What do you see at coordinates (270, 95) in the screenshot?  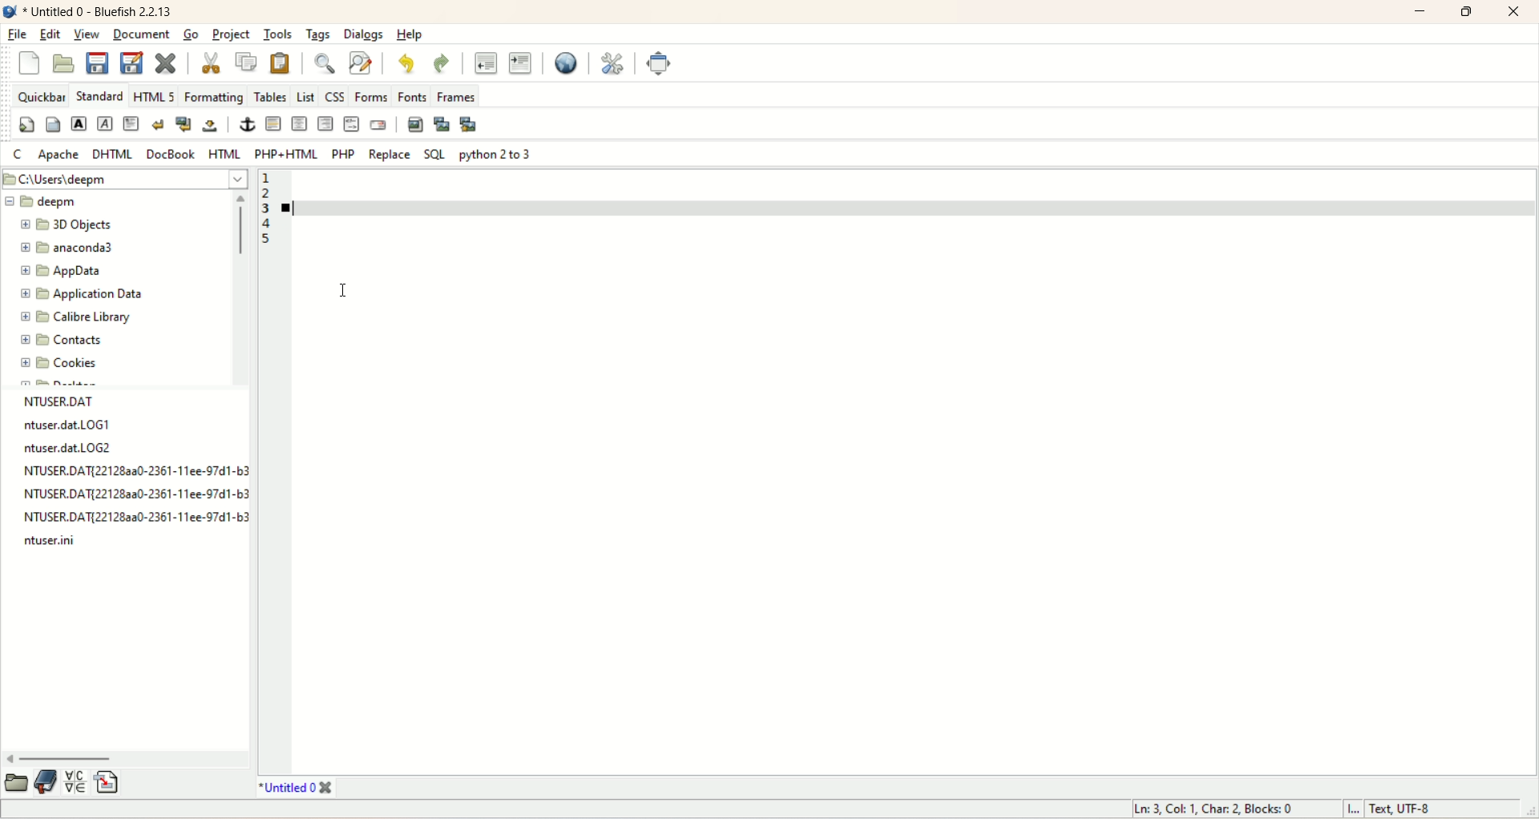 I see `tables` at bounding box center [270, 95].